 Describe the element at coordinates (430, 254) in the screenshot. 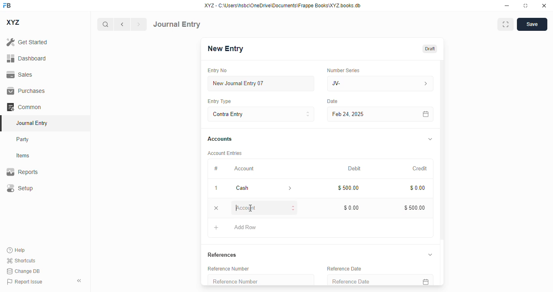

I see `toggle expand/collapse` at that location.